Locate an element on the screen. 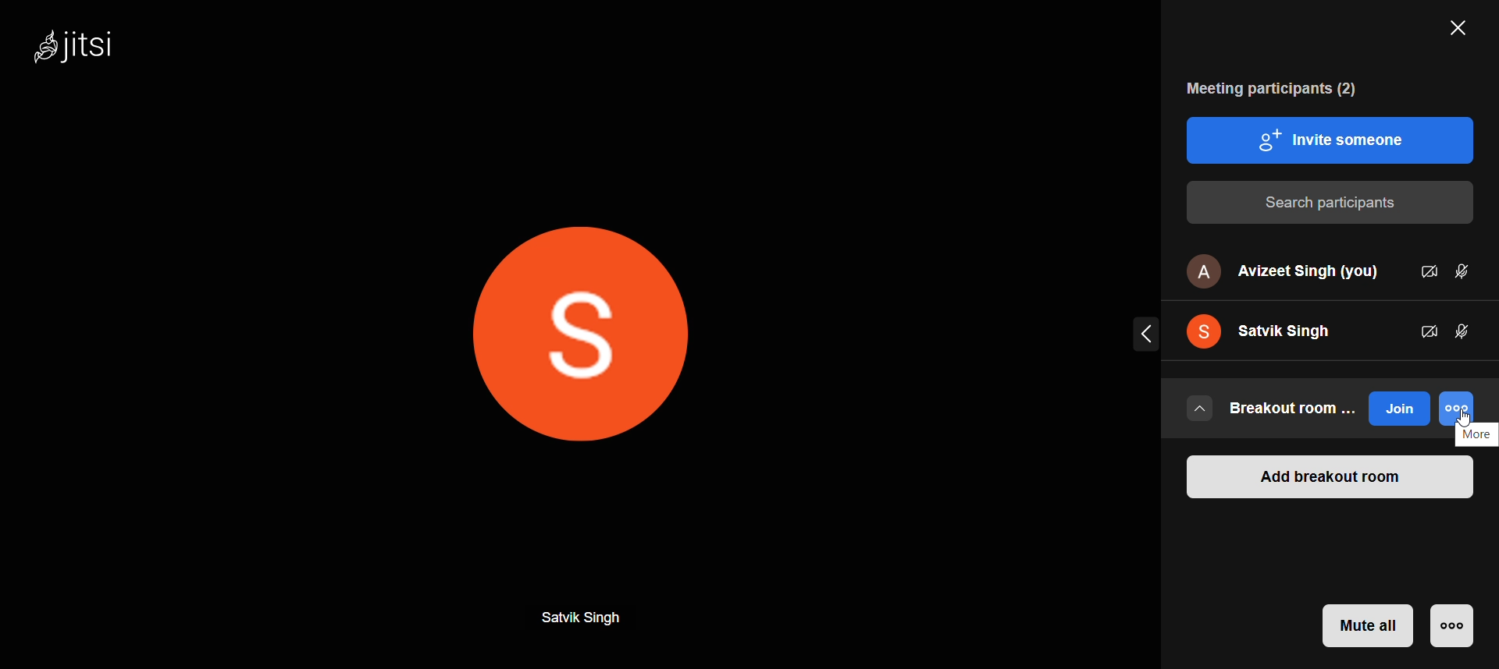  mic status is located at coordinates (1471, 265).